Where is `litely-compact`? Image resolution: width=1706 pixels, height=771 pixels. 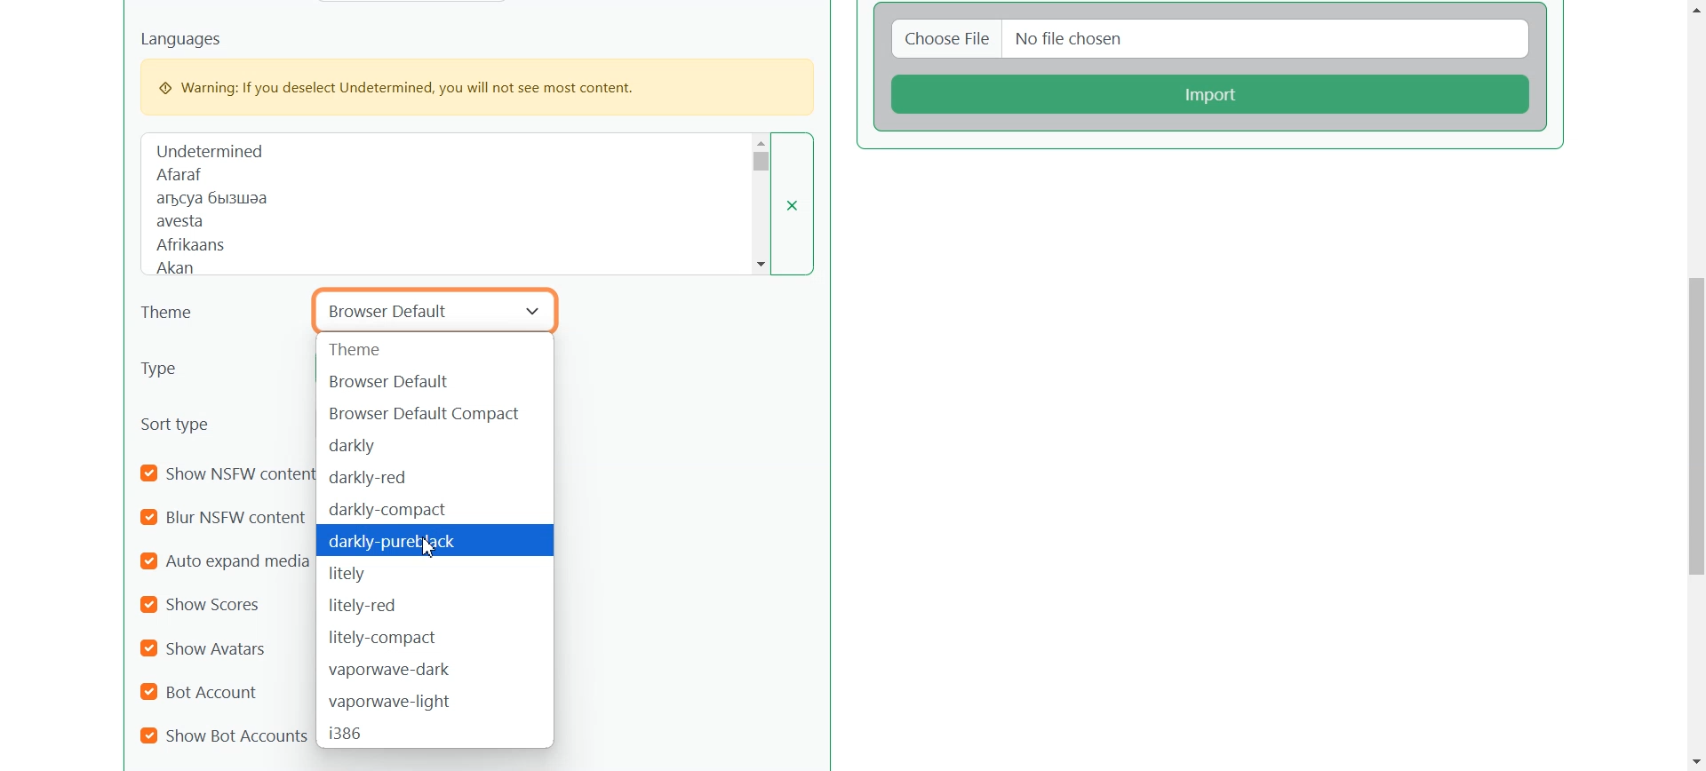 litely-compact is located at coordinates (435, 637).